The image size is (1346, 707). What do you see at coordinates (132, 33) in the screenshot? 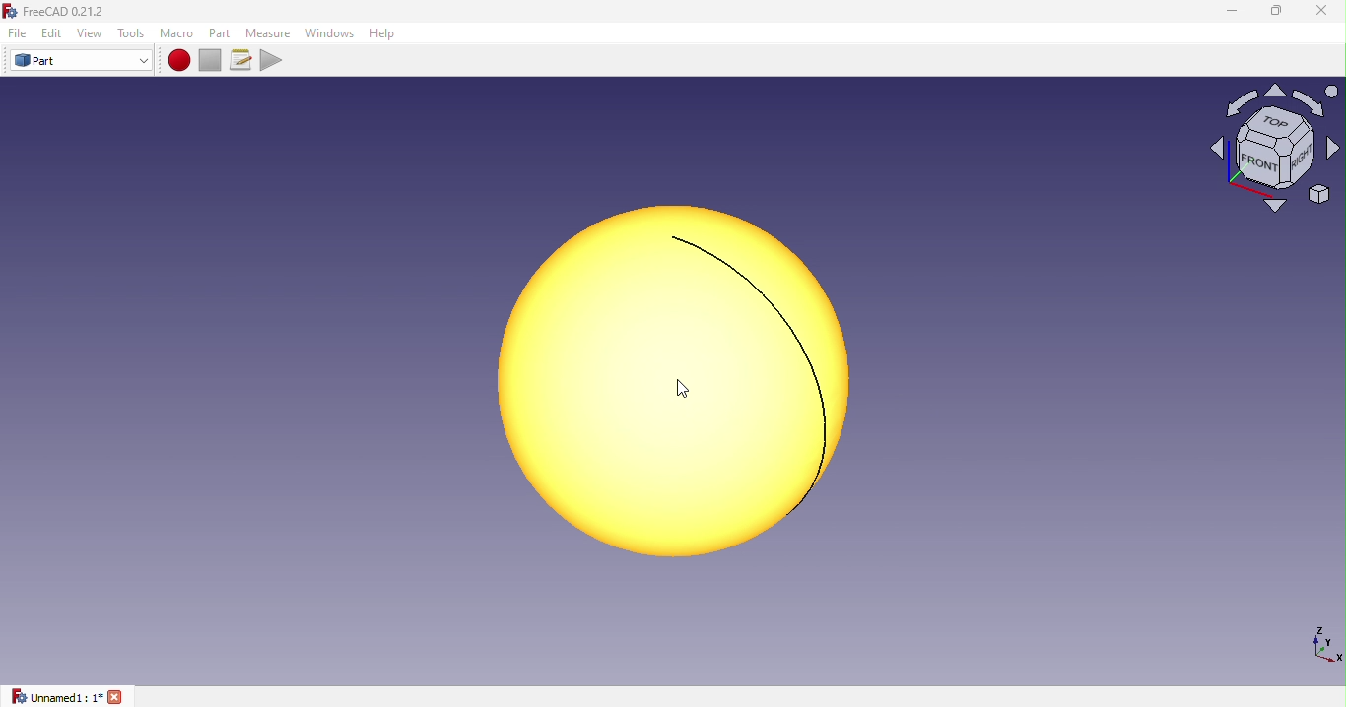
I see `Tools` at bounding box center [132, 33].